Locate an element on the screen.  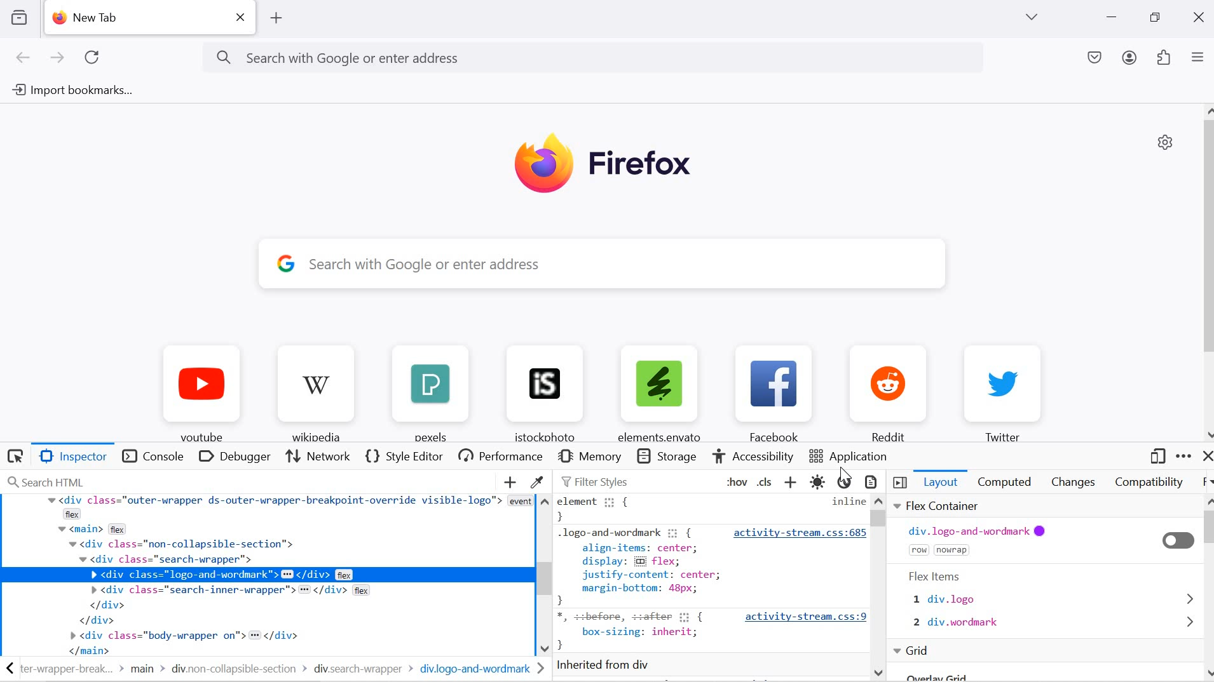
logo-and-wordmark ii {align-items: center;display: & flex;Jjustify-content: centermargin-bottom: 48px;} is located at coordinates (641, 566).